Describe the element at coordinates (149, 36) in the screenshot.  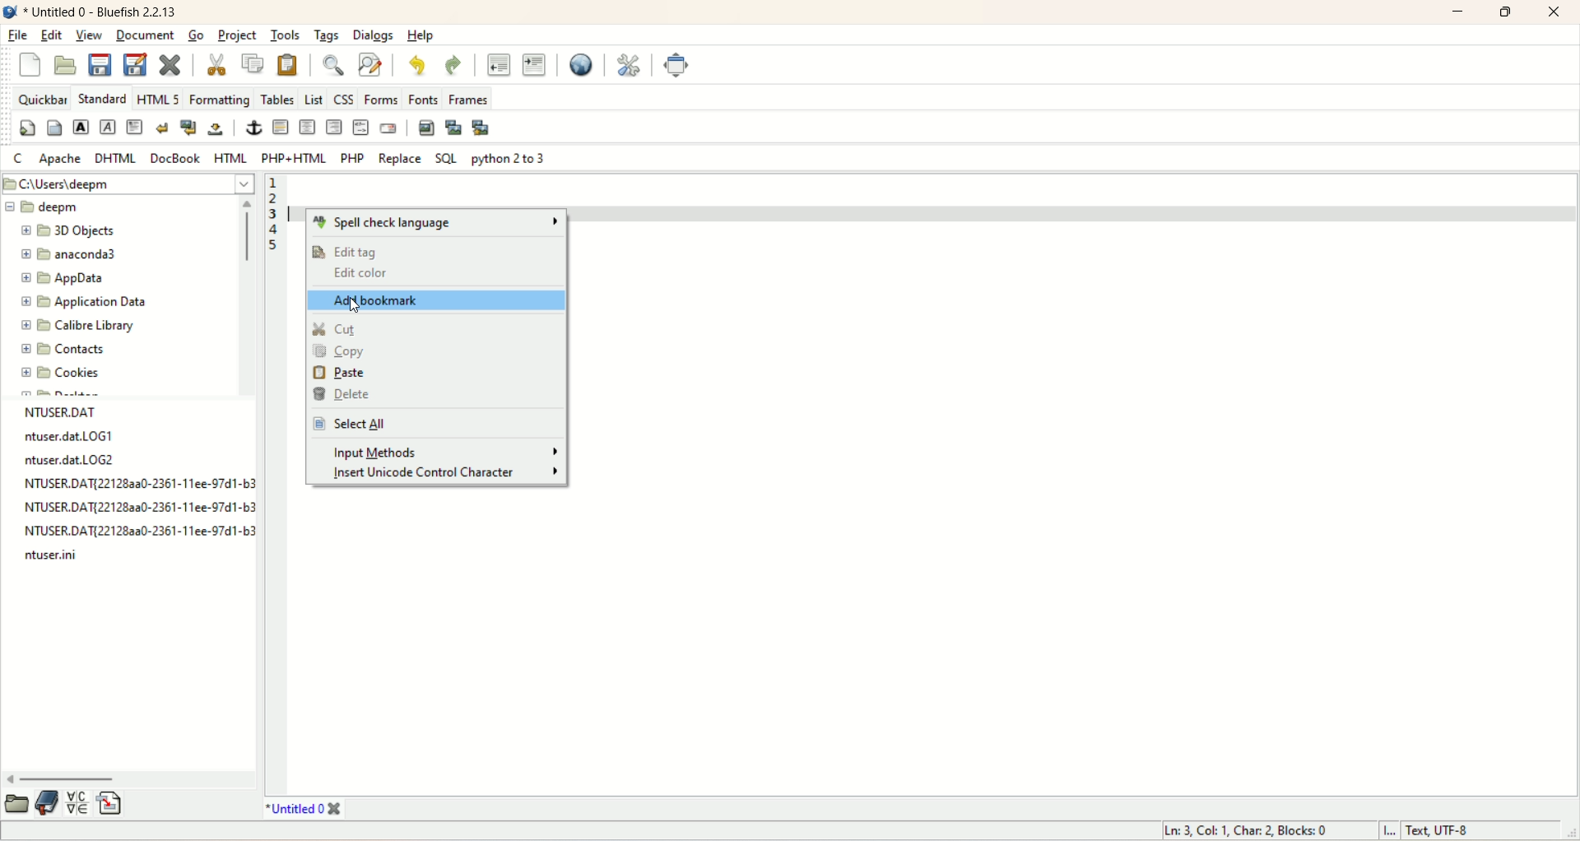
I see `document` at that location.